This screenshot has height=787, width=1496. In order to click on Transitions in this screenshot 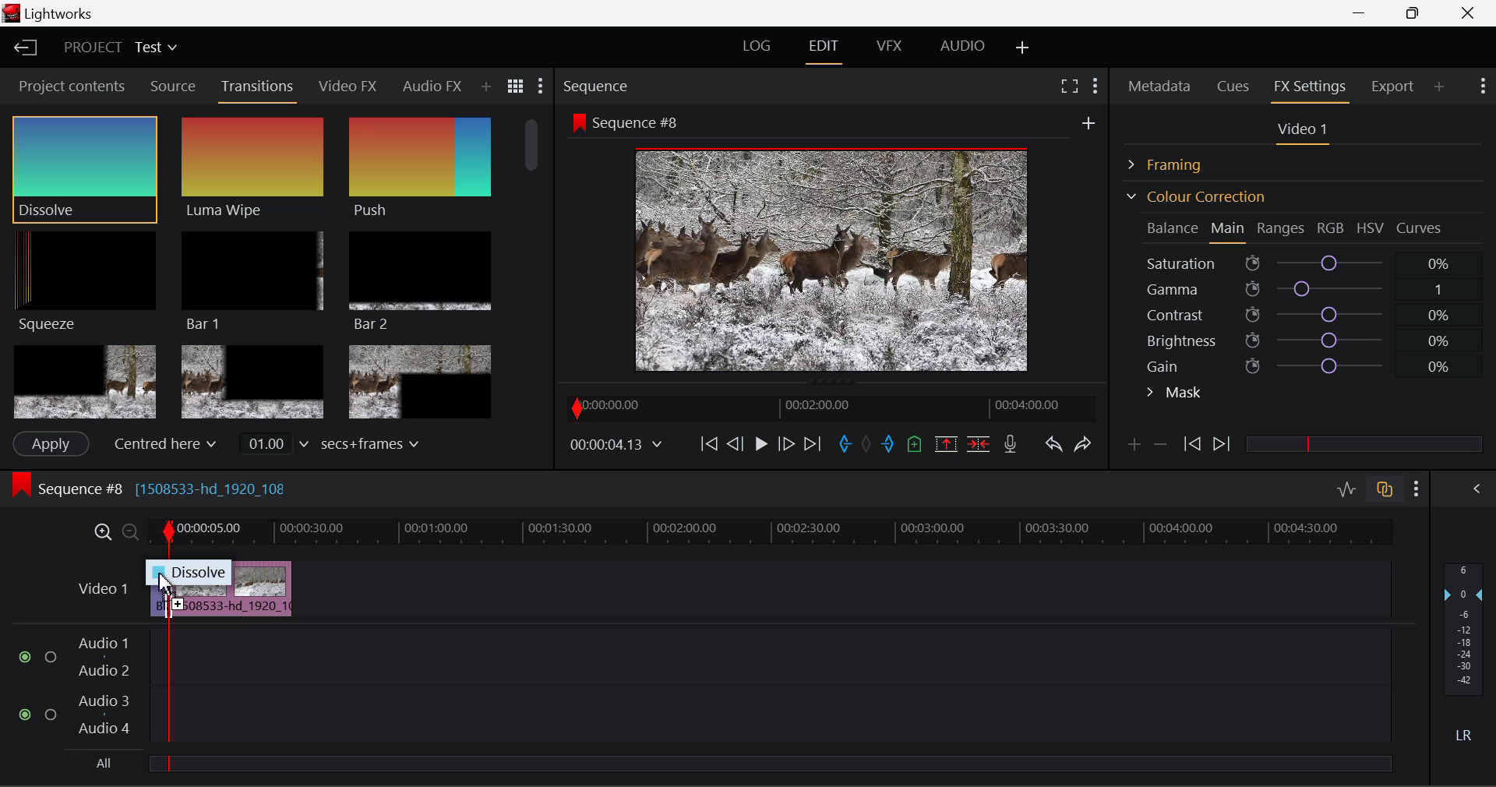, I will do `click(259, 88)`.